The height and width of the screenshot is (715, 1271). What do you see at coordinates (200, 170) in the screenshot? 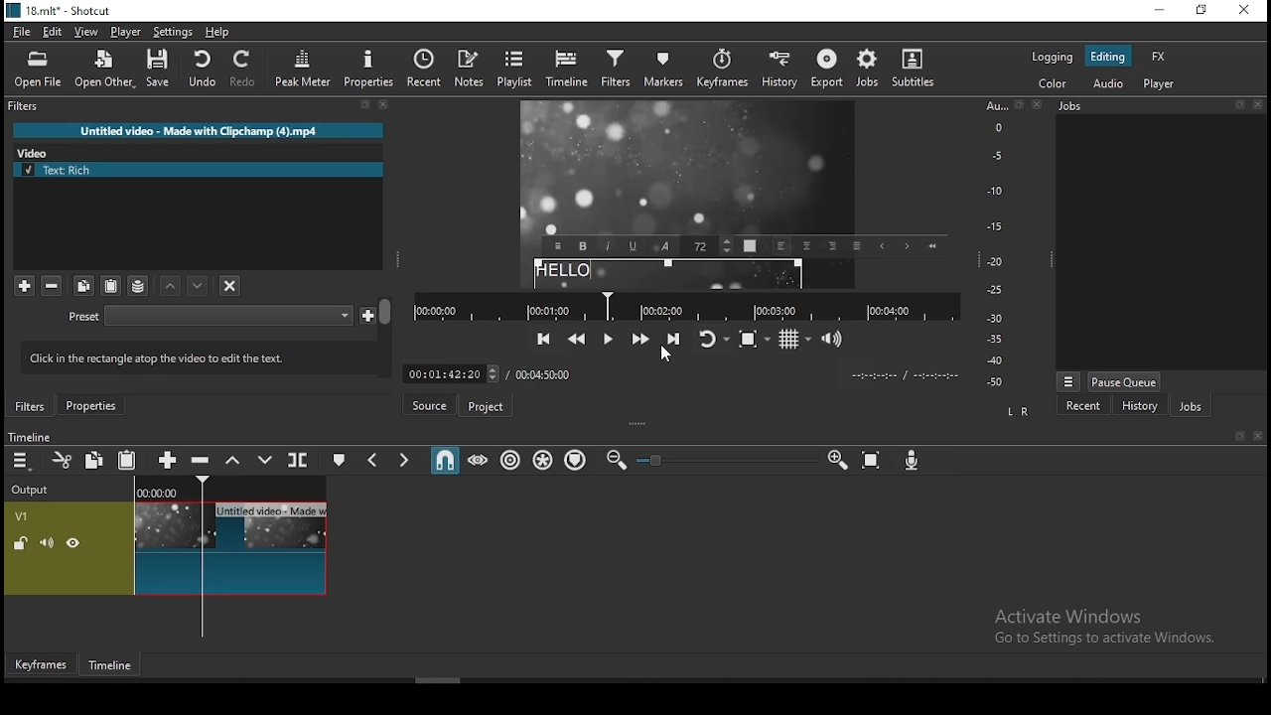
I see `text rich` at bounding box center [200, 170].